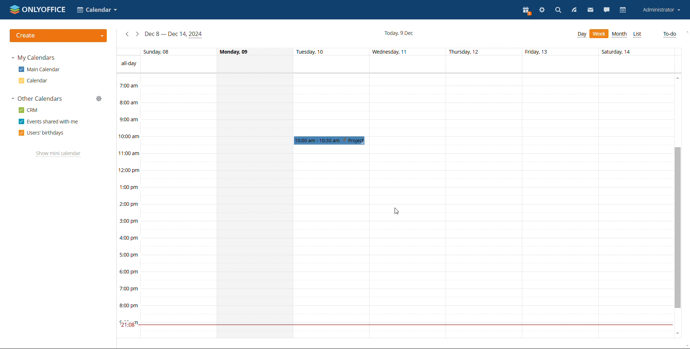  Describe the element at coordinates (660, 10) in the screenshot. I see `account` at that location.